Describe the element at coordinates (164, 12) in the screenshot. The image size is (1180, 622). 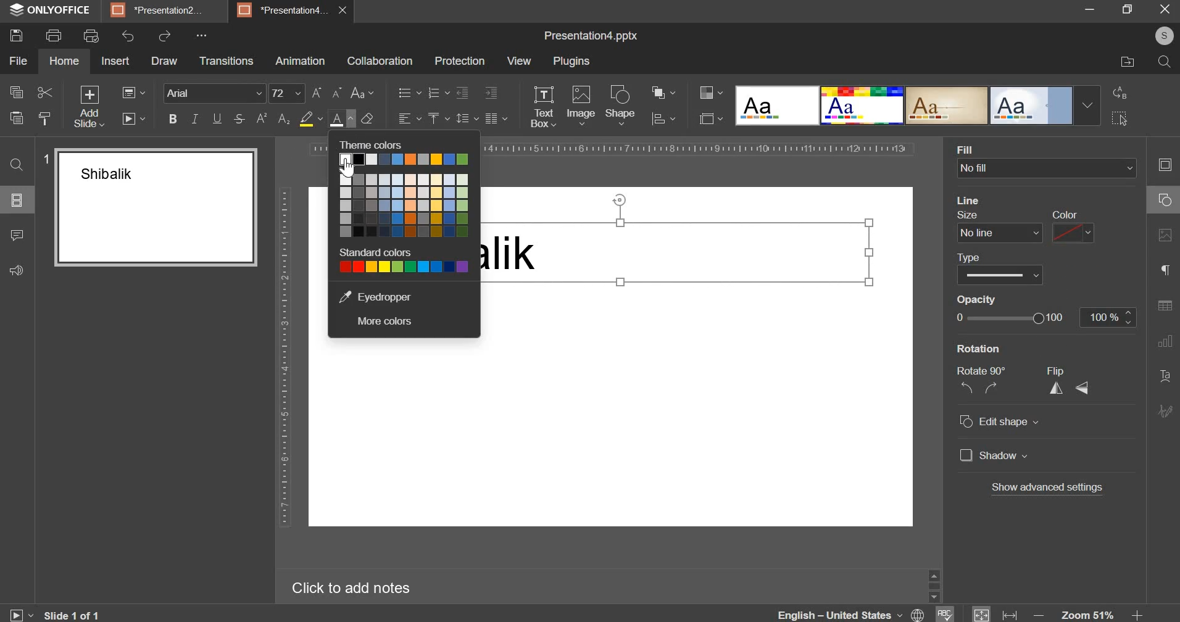
I see `Presentation2` at that location.